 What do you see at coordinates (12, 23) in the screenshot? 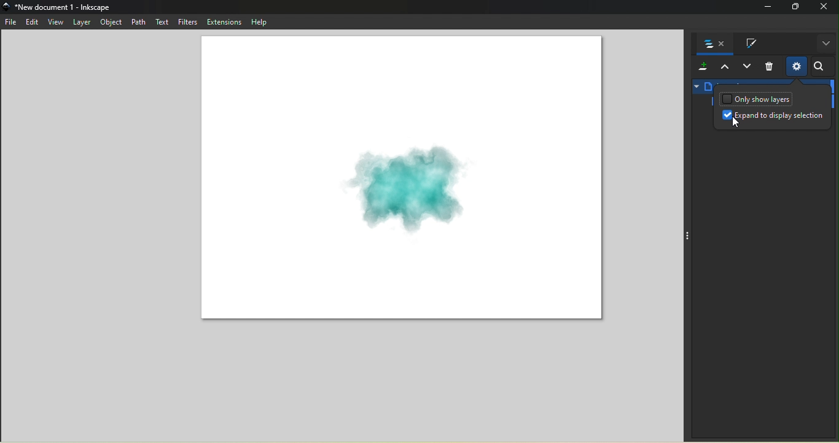
I see `File` at bounding box center [12, 23].